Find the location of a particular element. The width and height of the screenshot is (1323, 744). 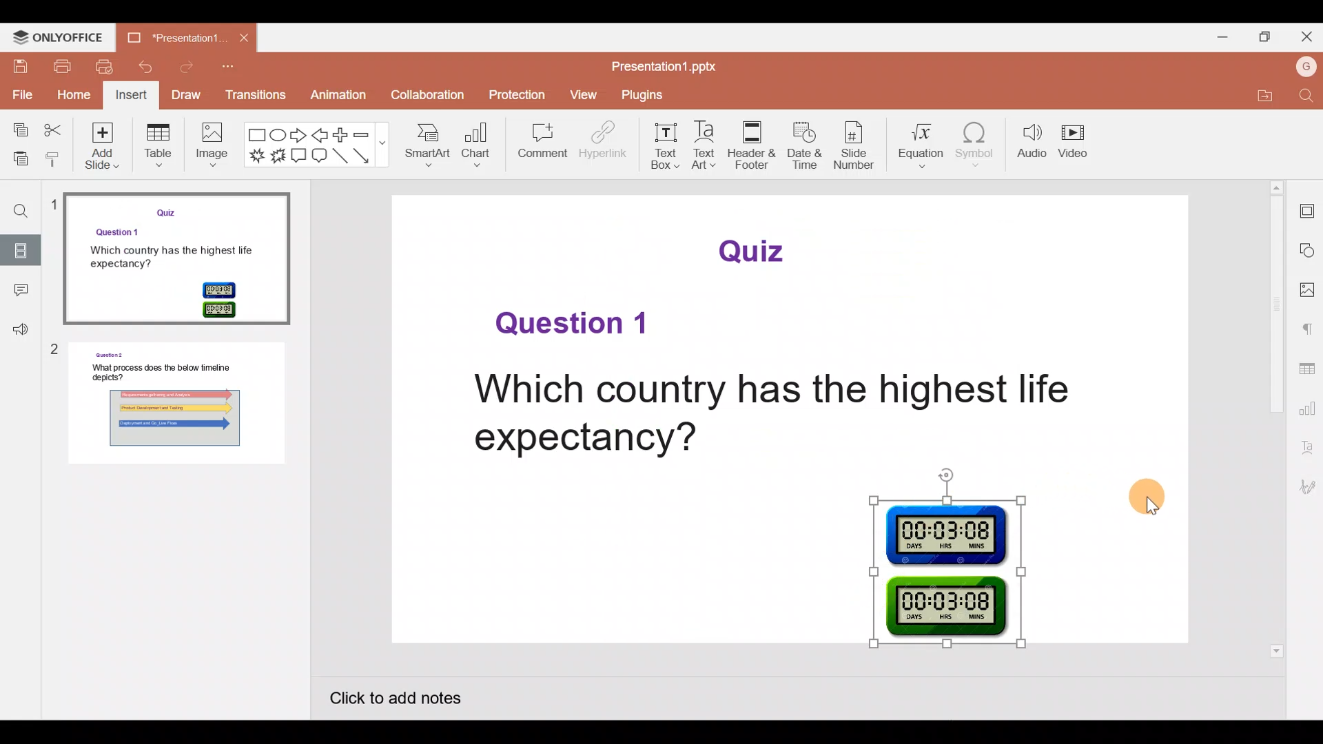

Comment is located at coordinates (19, 294).